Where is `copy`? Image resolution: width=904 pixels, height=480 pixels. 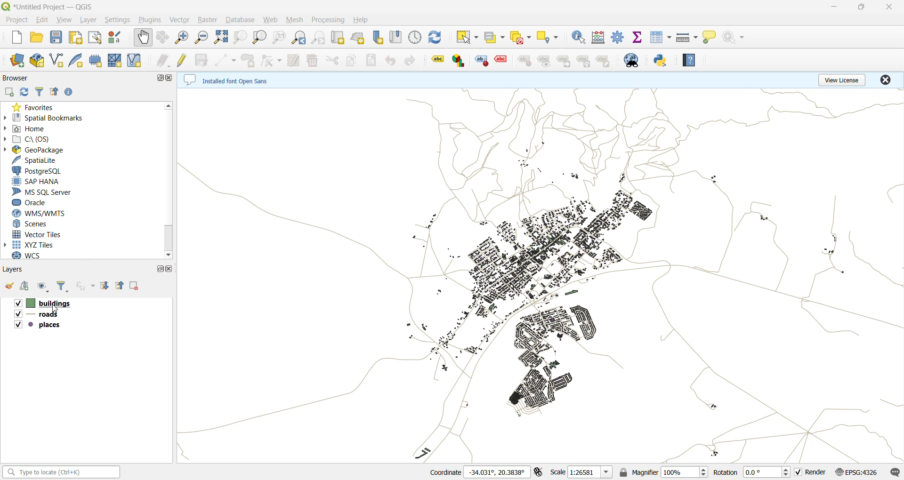
copy is located at coordinates (354, 61).